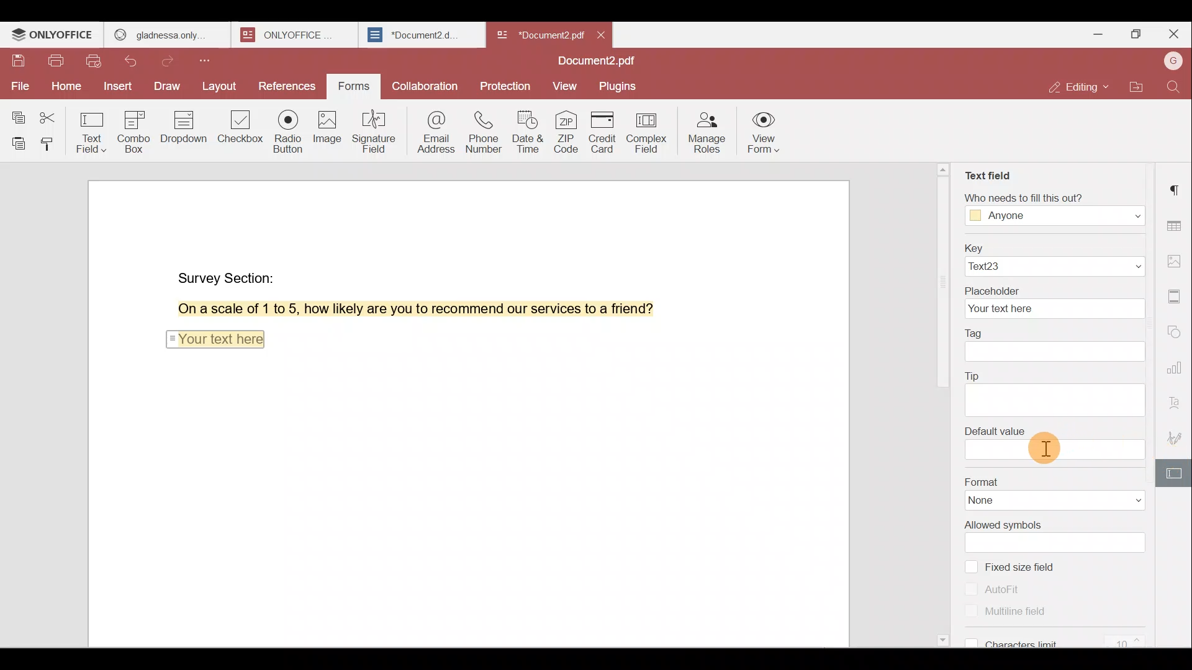 The width and height of the screenshot is (1192, 670). I want to click on Signature field, so click(372, 131).